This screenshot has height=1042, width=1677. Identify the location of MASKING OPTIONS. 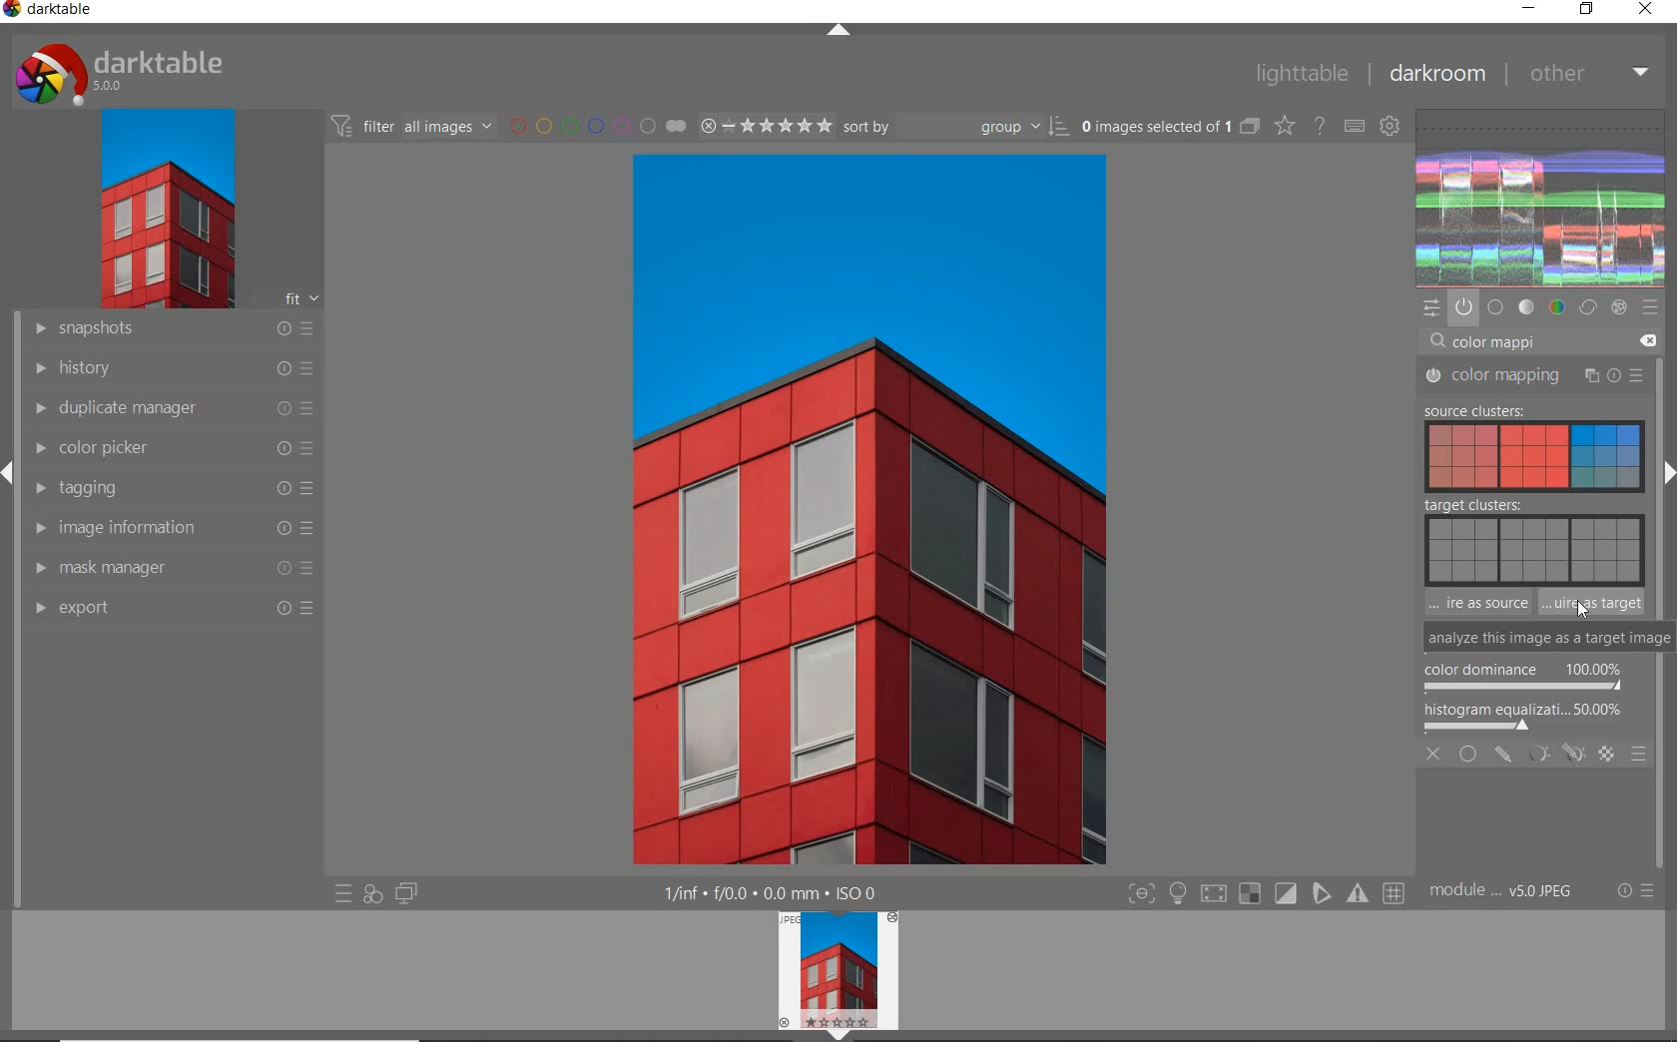
(1552, 756).